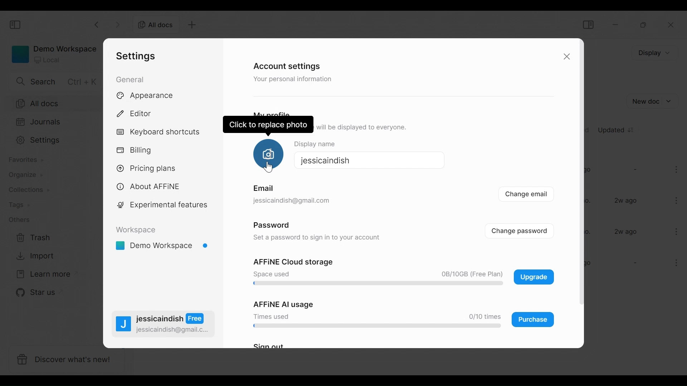  Describe the element at coordinates (533, 277) in the screenshot. I see `Upgrade` at that location.